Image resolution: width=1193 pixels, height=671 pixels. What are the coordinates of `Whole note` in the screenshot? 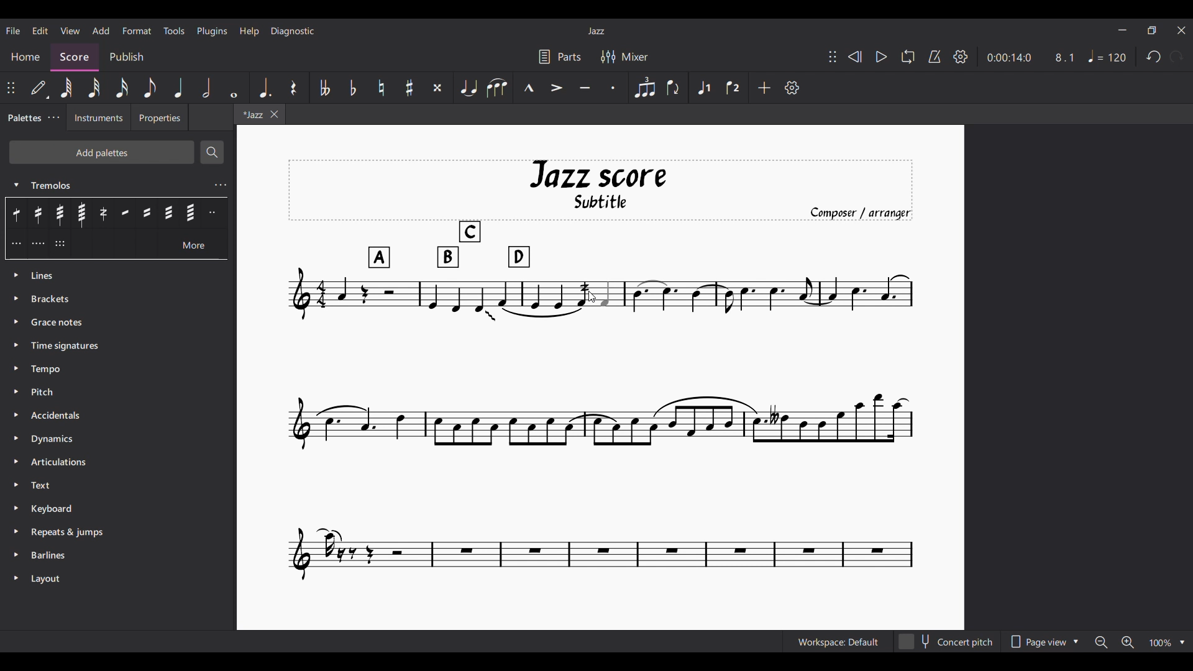 It's located at (235, 88).